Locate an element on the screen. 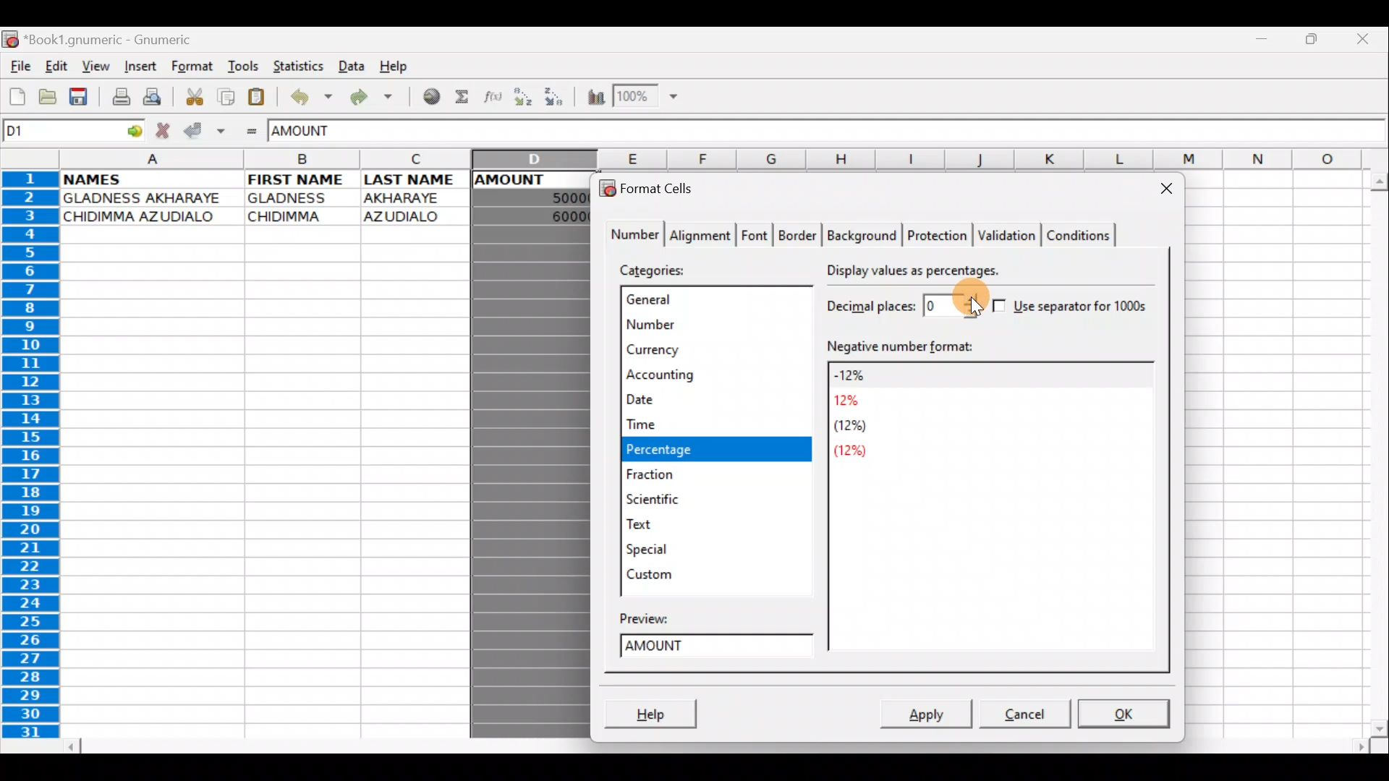 The image size is (1389, 781). Time is located at coordinates (681, 425).